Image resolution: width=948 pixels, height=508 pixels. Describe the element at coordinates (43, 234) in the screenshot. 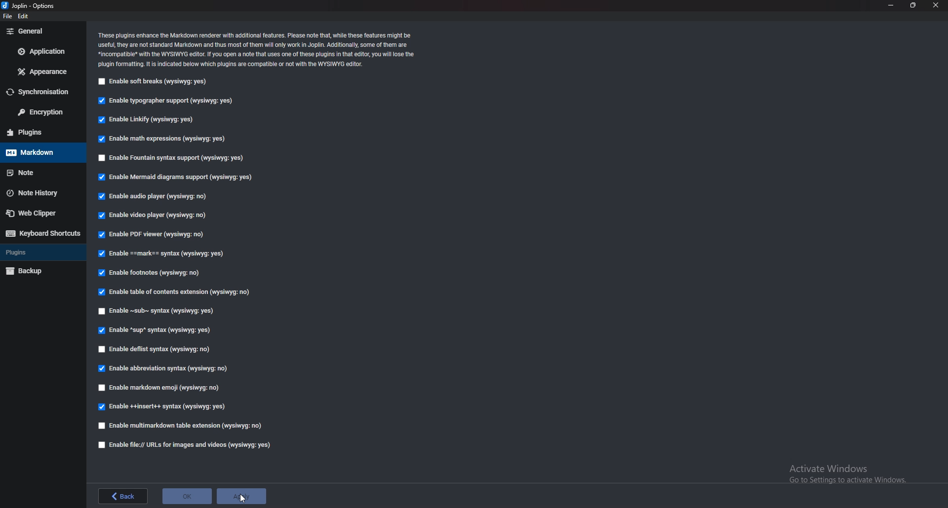

I see `keyboard shortcuts` at that location.